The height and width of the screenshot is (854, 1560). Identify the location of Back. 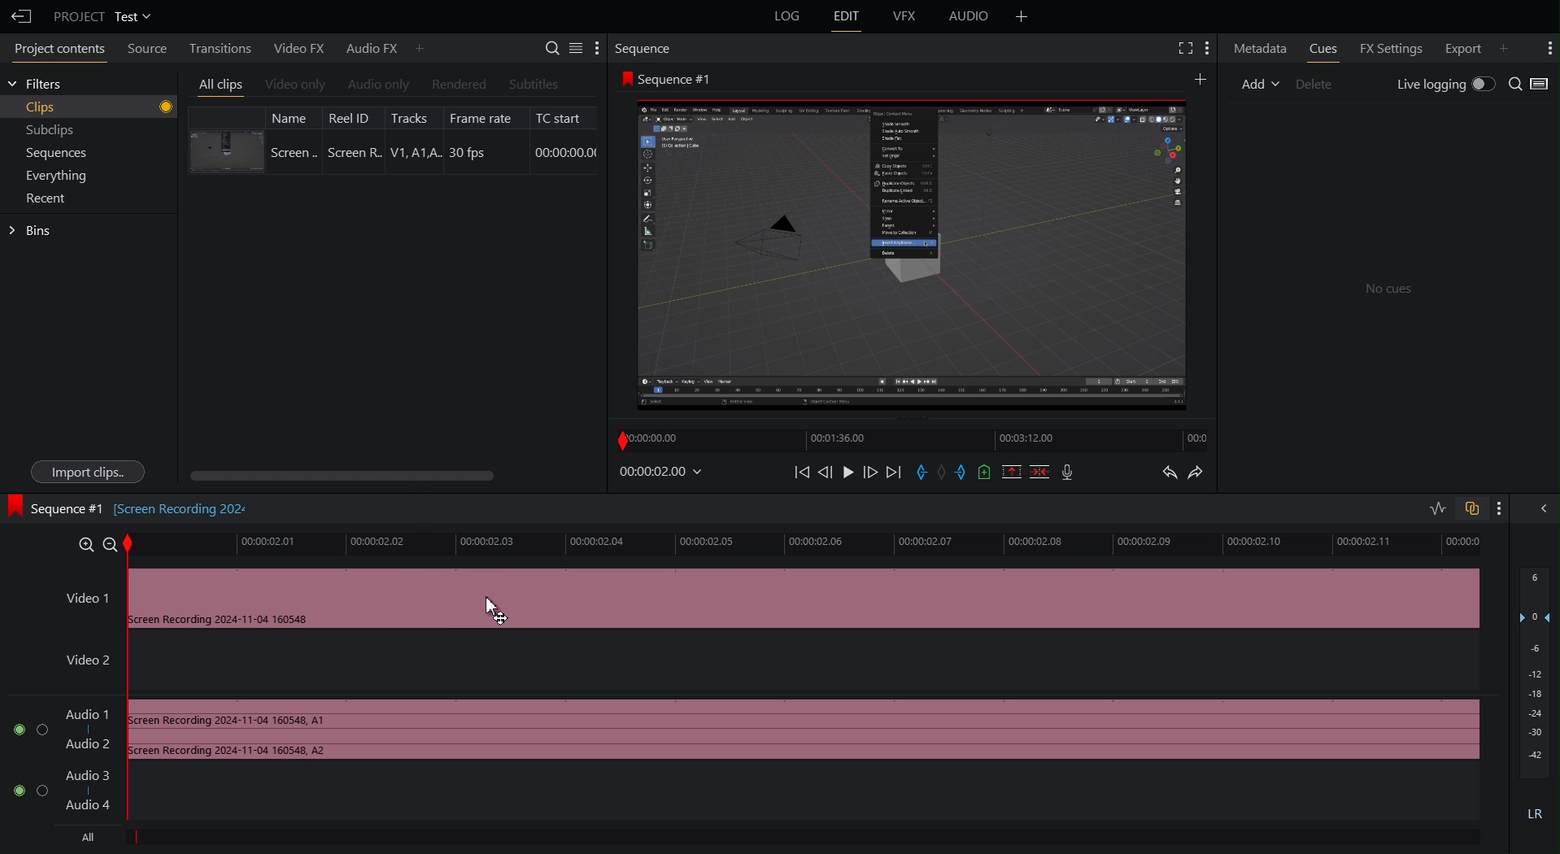
(20, 14).